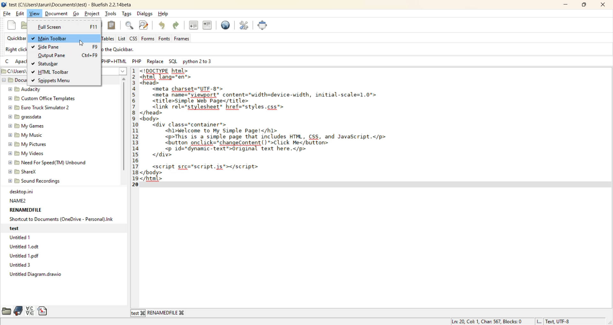  Describe the element at coordinates (25, 256) in the screenshot. I see `Untitled 1.pdf` at that location.